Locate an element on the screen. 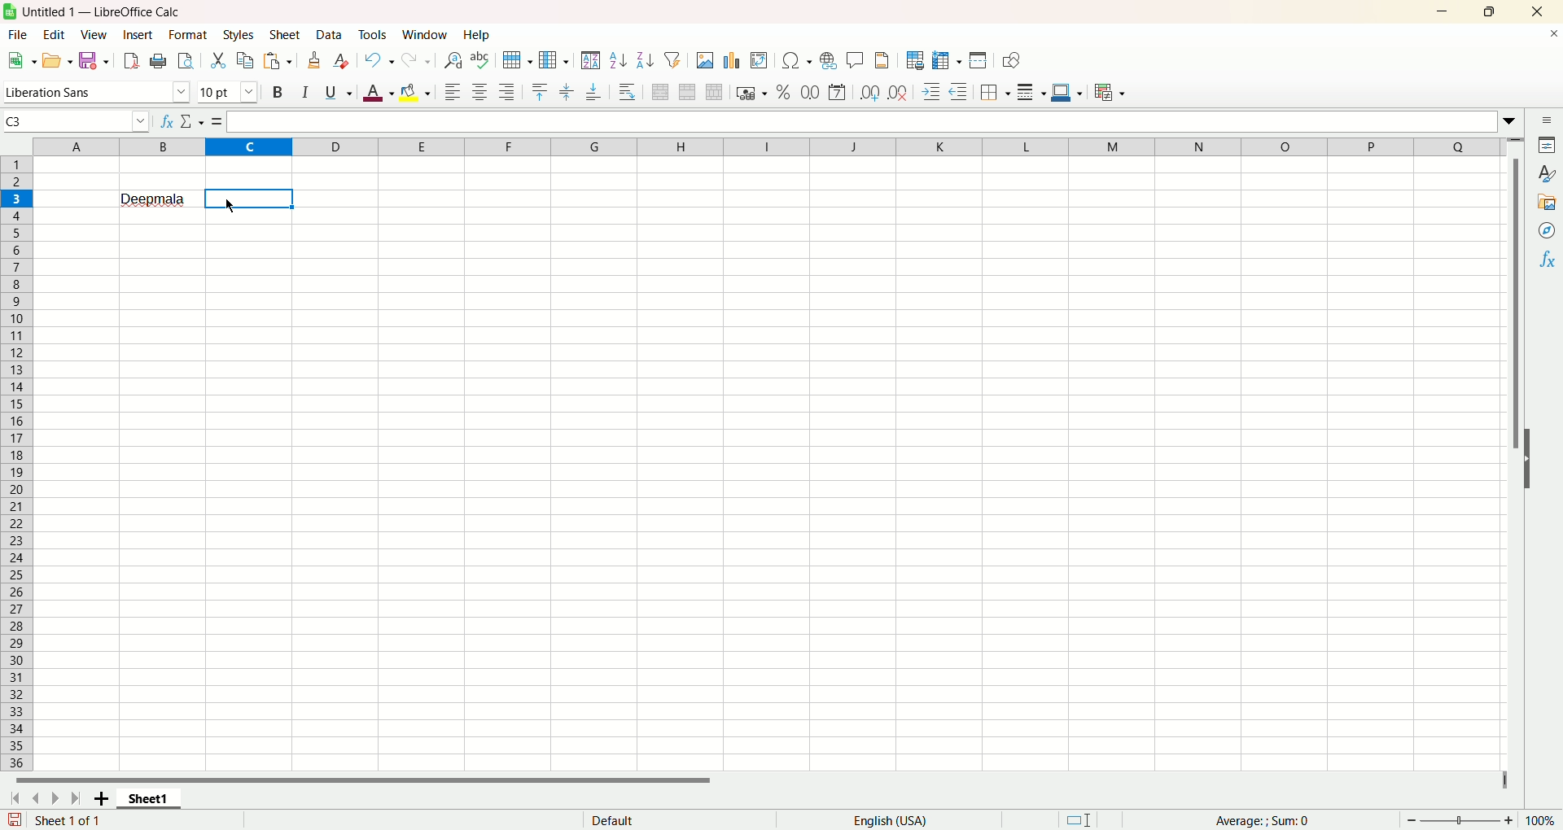 The width and height of the screenshot is (1563, 830). Conditional formatting is located at coordinates (1110, 93).